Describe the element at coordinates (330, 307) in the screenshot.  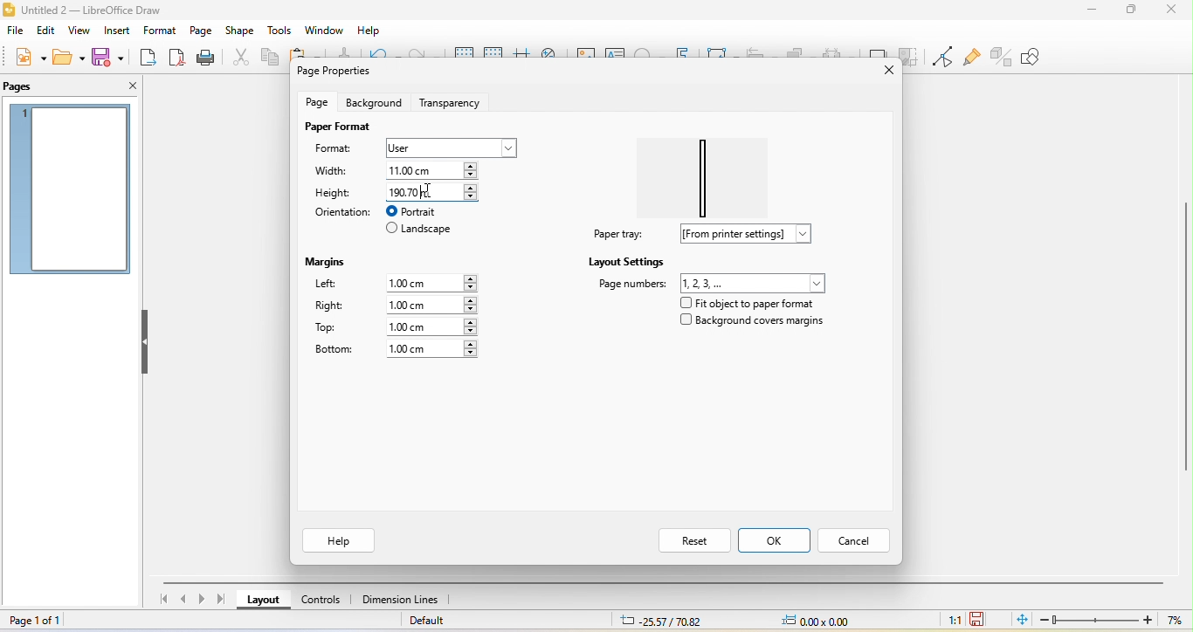
I see `right` at that location.